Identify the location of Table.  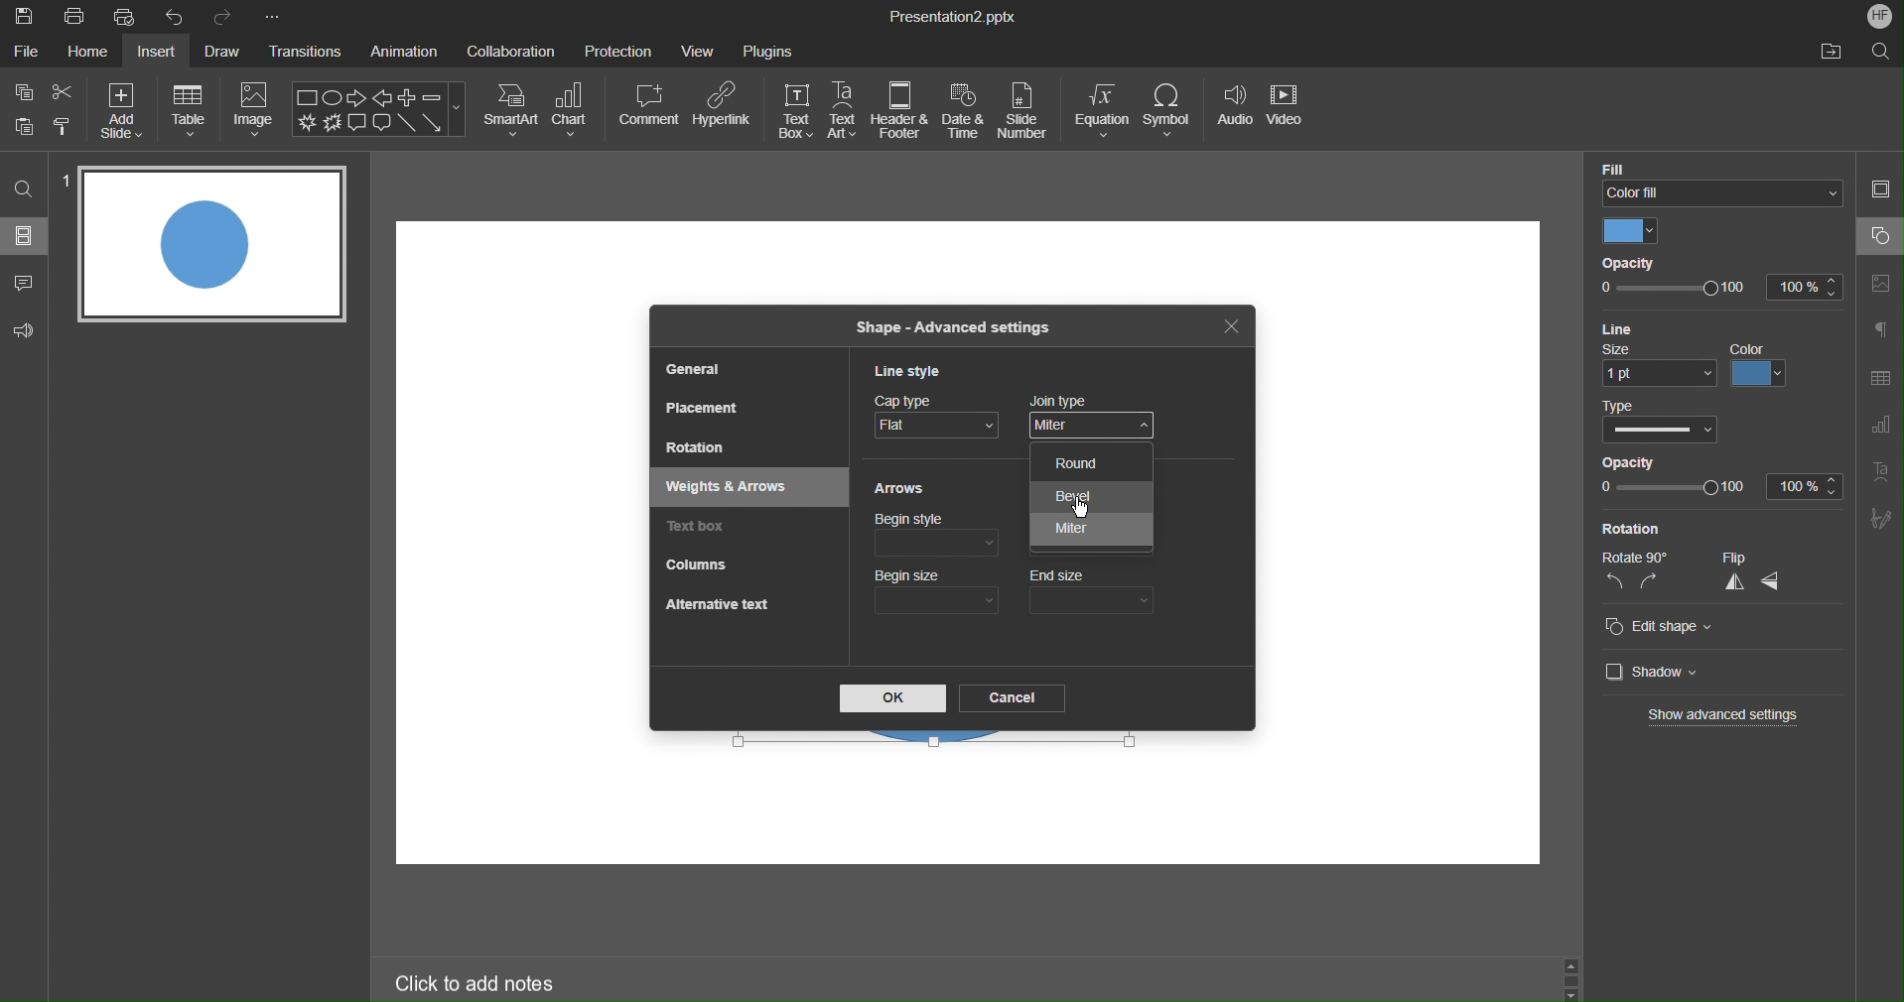
(189, 109).